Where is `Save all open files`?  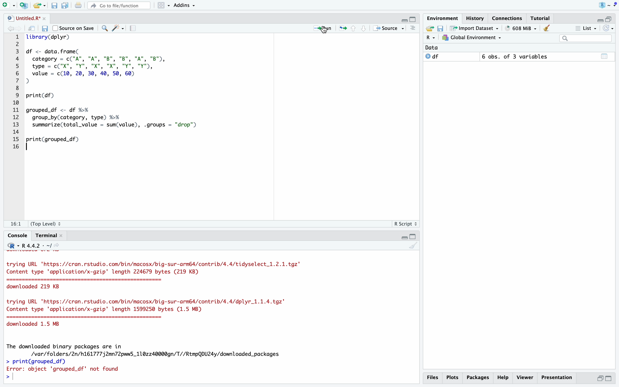 Save all open files is located at coordinates (65, 5).